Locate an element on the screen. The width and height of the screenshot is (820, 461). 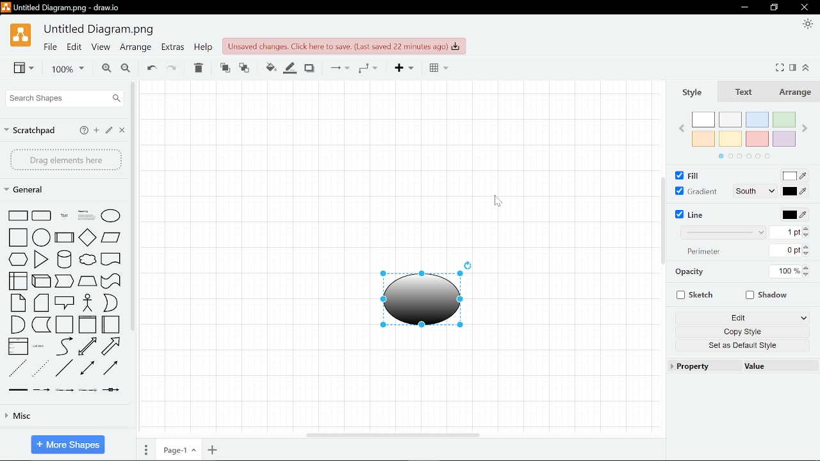
Redo is located at coordinates (172, 67).